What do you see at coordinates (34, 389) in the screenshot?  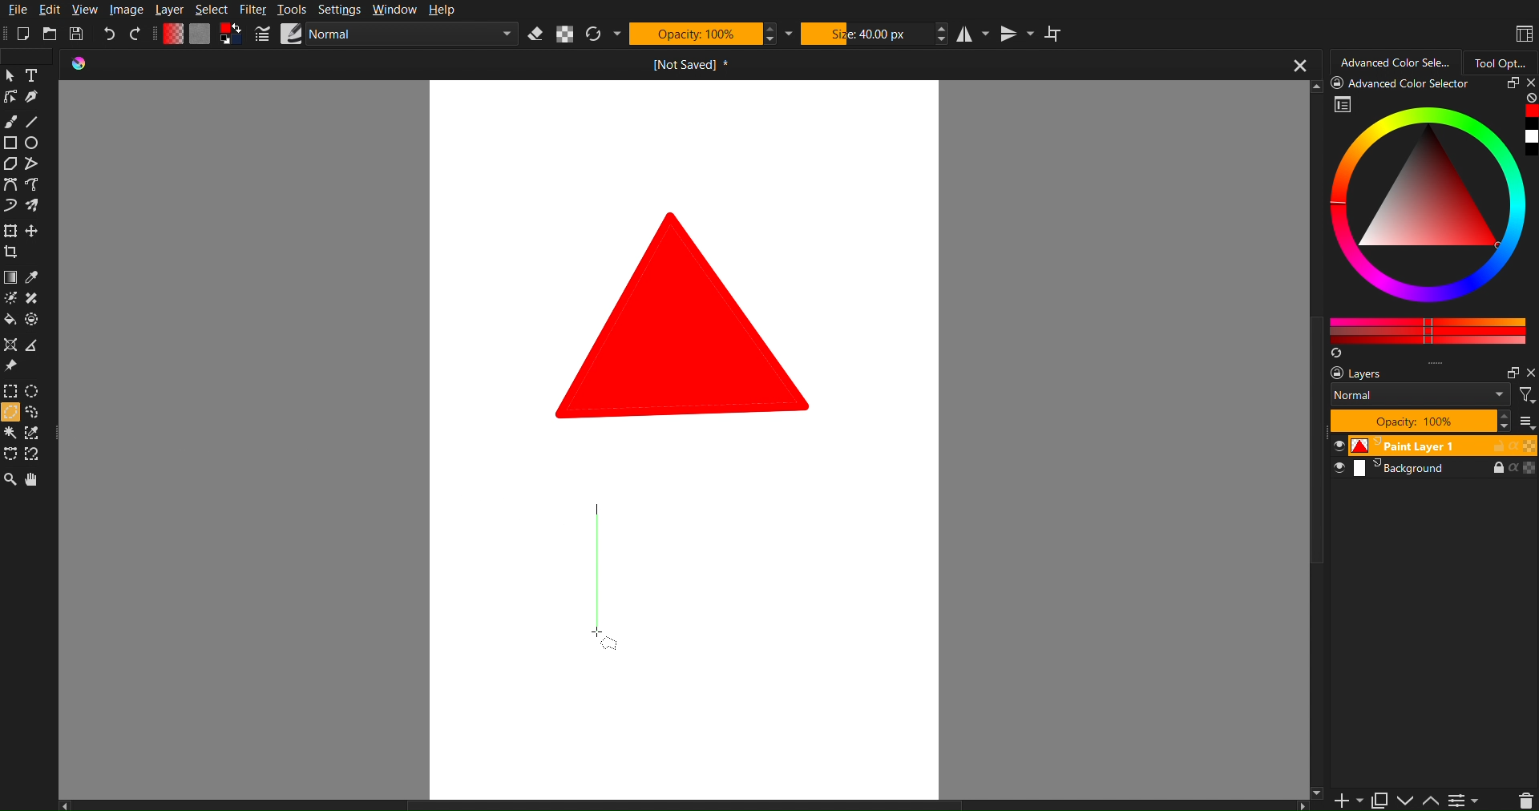 I see `Selection Square ` at bounding box center [34, 389].